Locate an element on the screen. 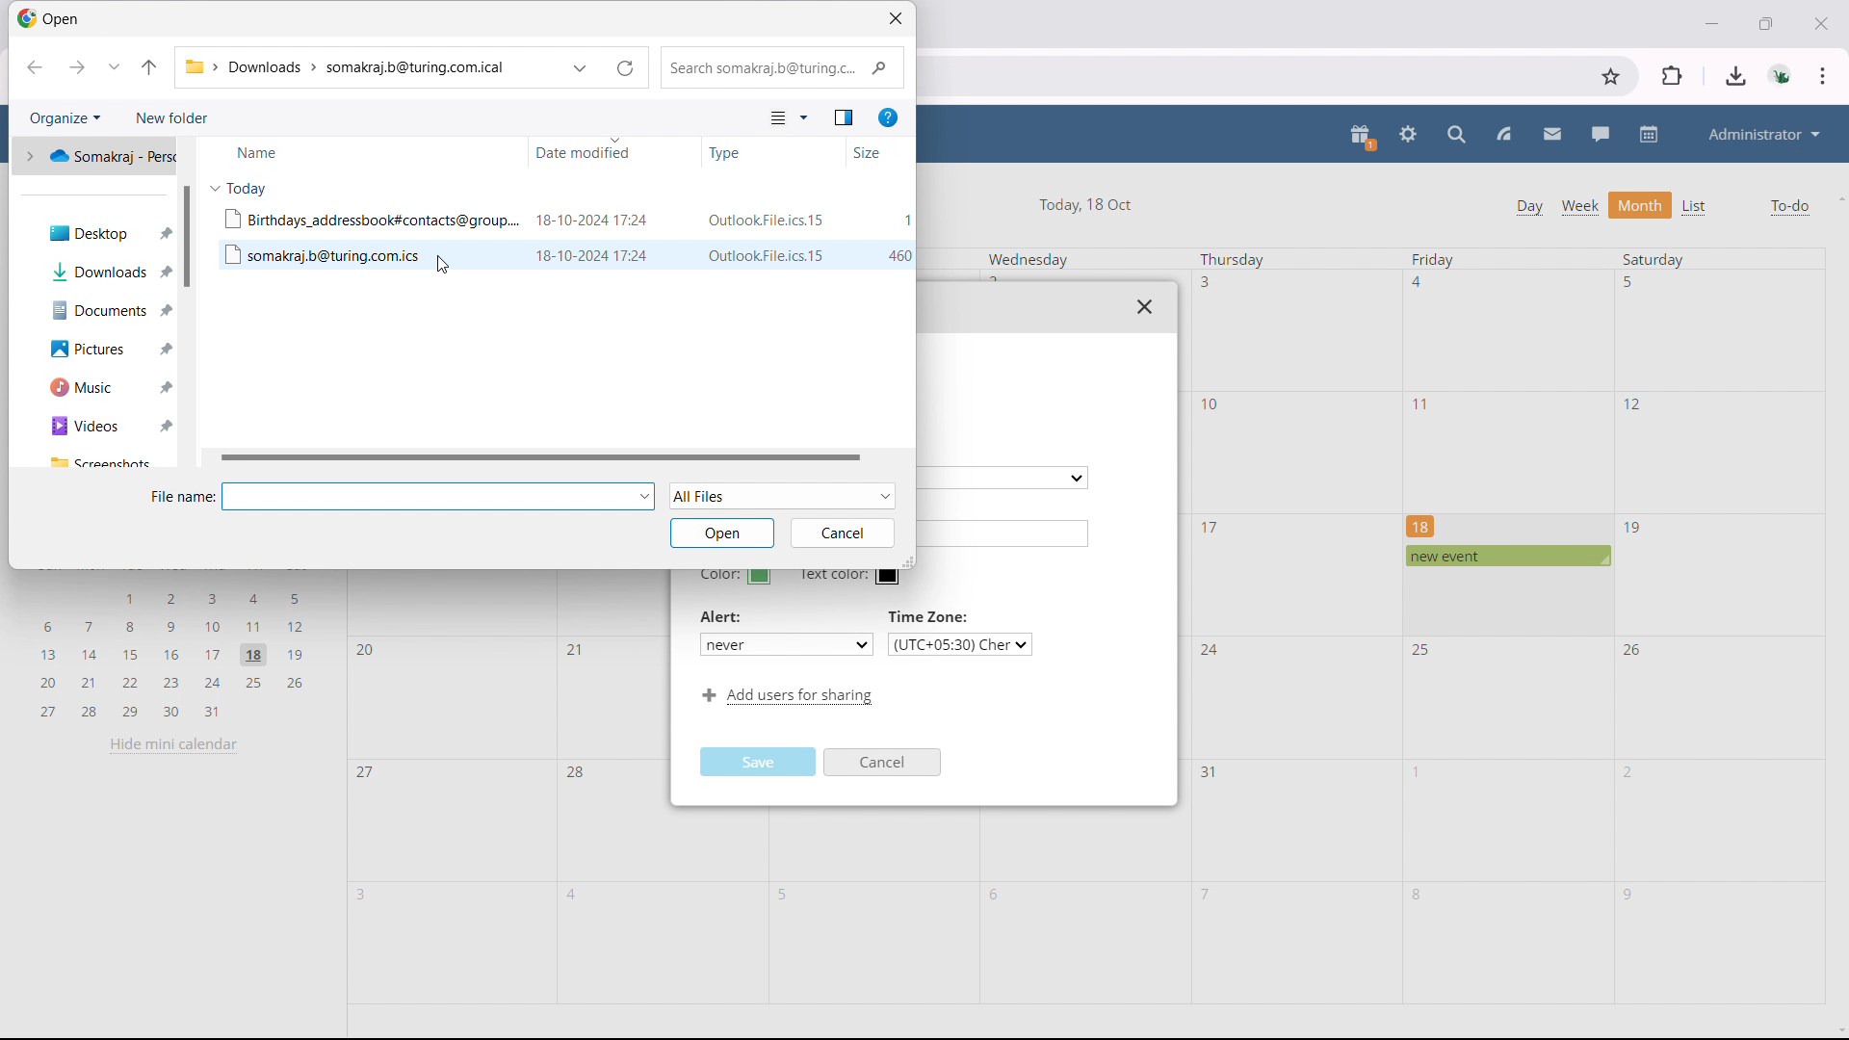 The height and width of the screenshot is (1040, 1849). Open is located at coordinates (54, 21).